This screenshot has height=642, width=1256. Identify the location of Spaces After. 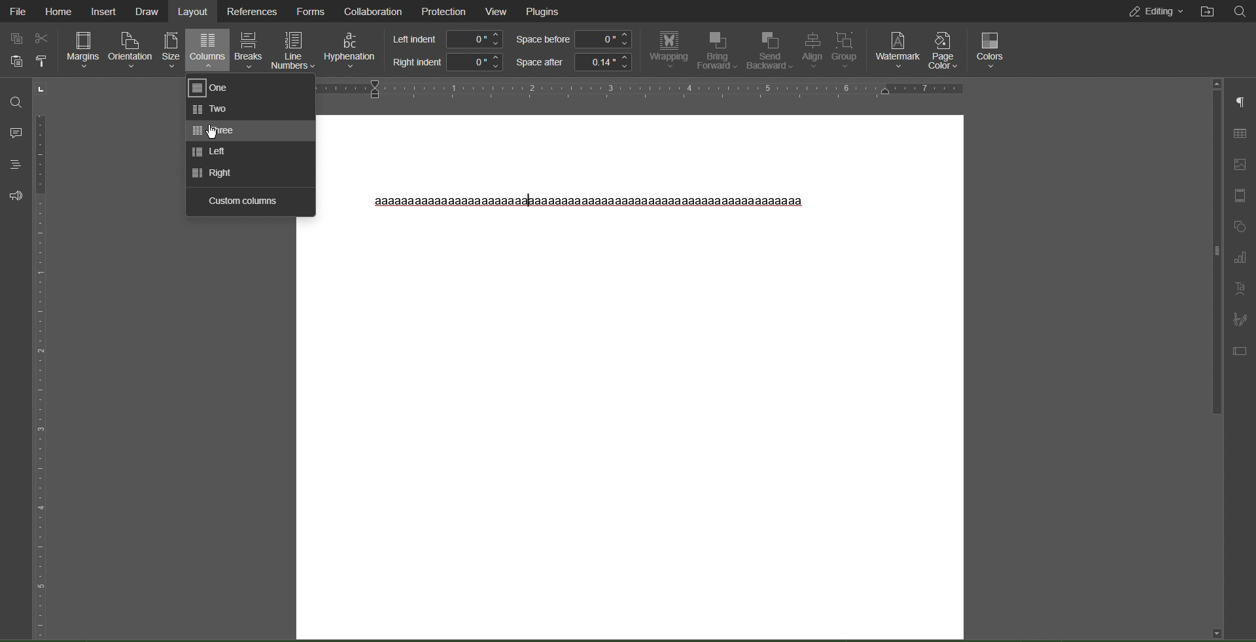
(574, 63).